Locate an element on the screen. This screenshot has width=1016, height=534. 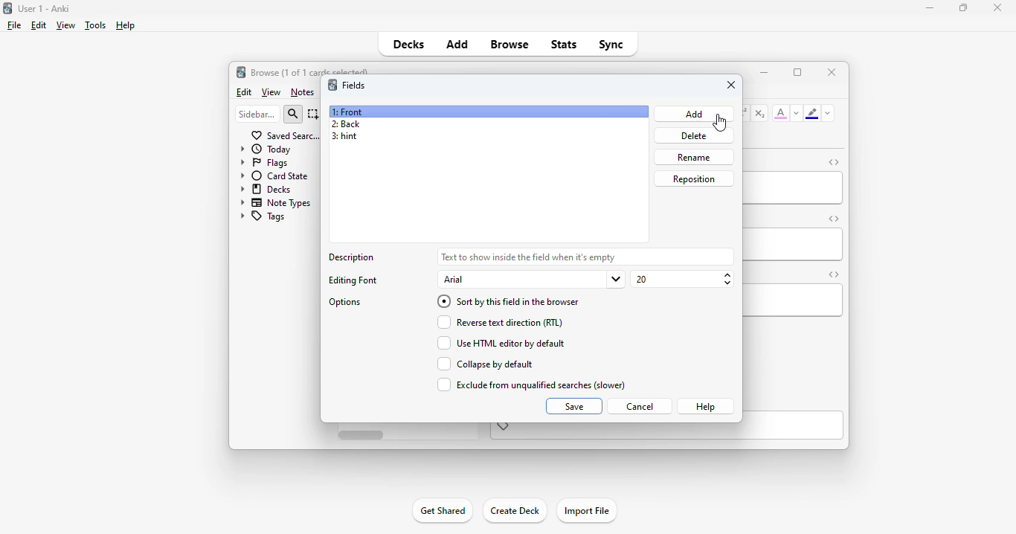
use HTML editor by default is located at coordinates (500, 343).